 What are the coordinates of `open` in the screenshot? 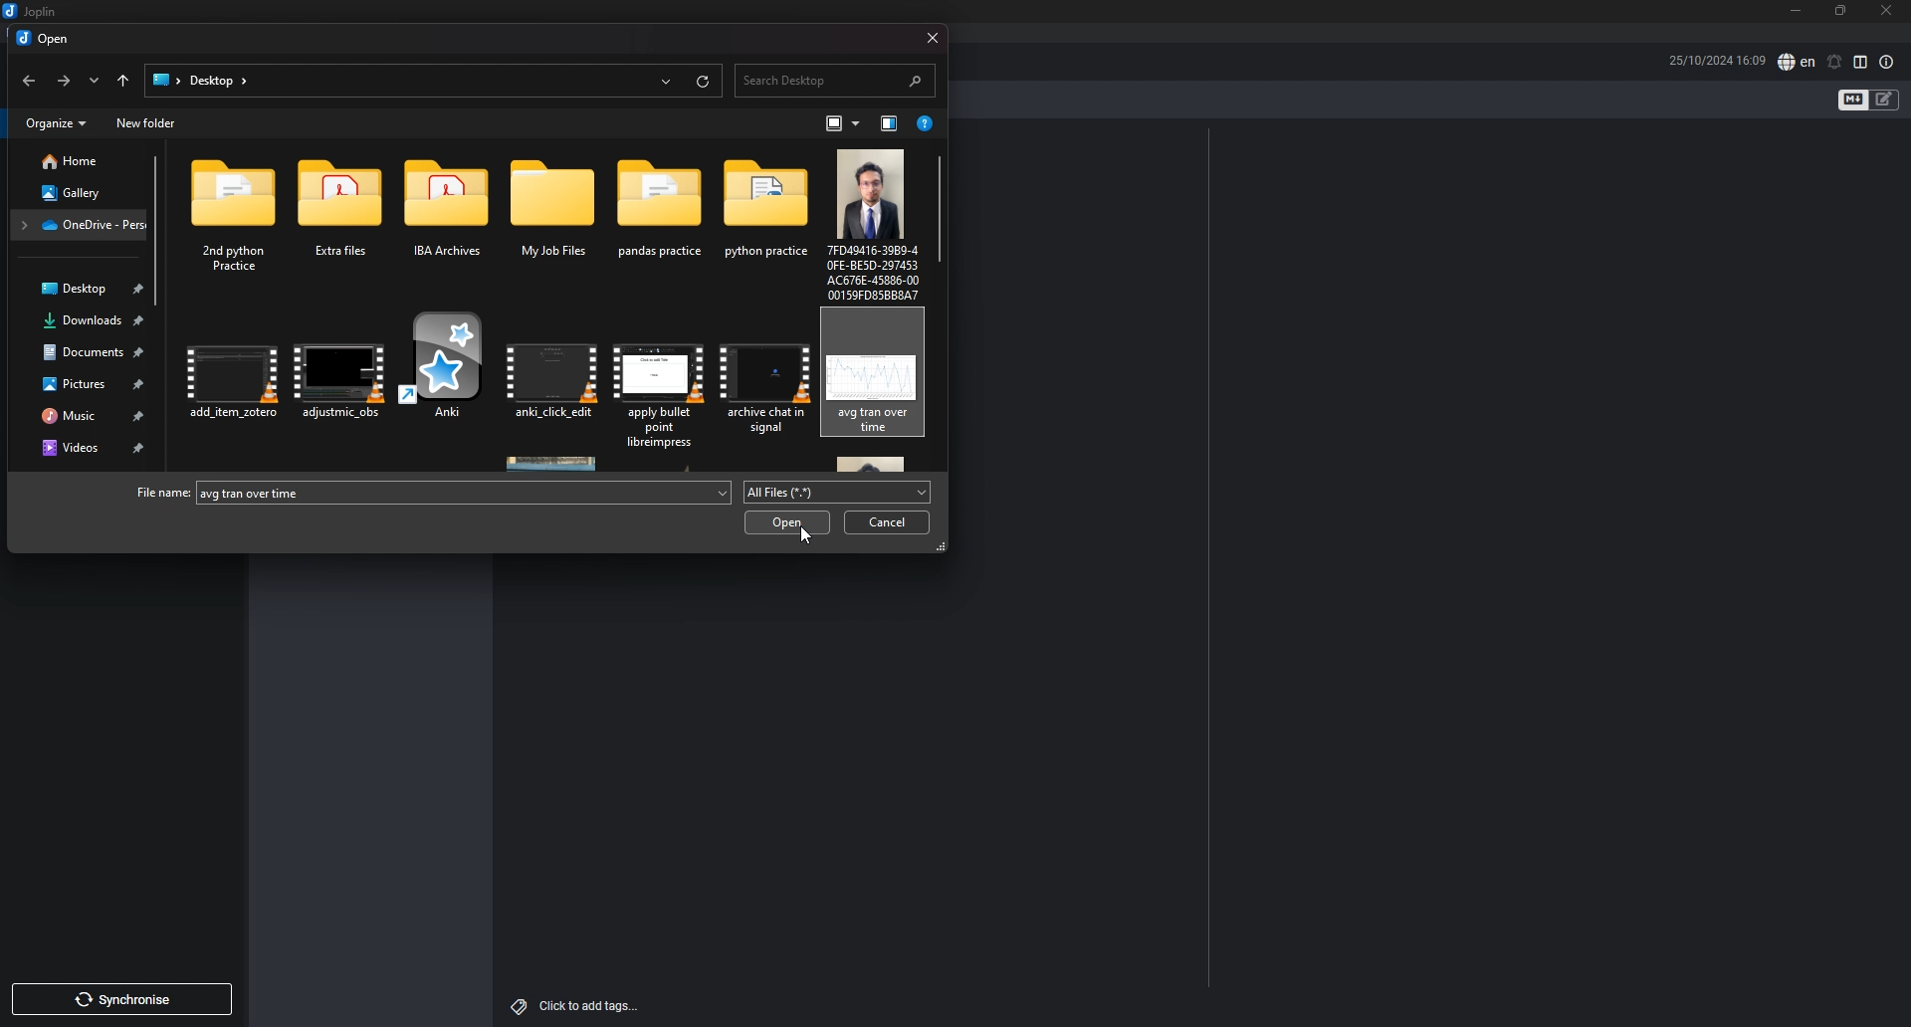 It's located at (787, 522).